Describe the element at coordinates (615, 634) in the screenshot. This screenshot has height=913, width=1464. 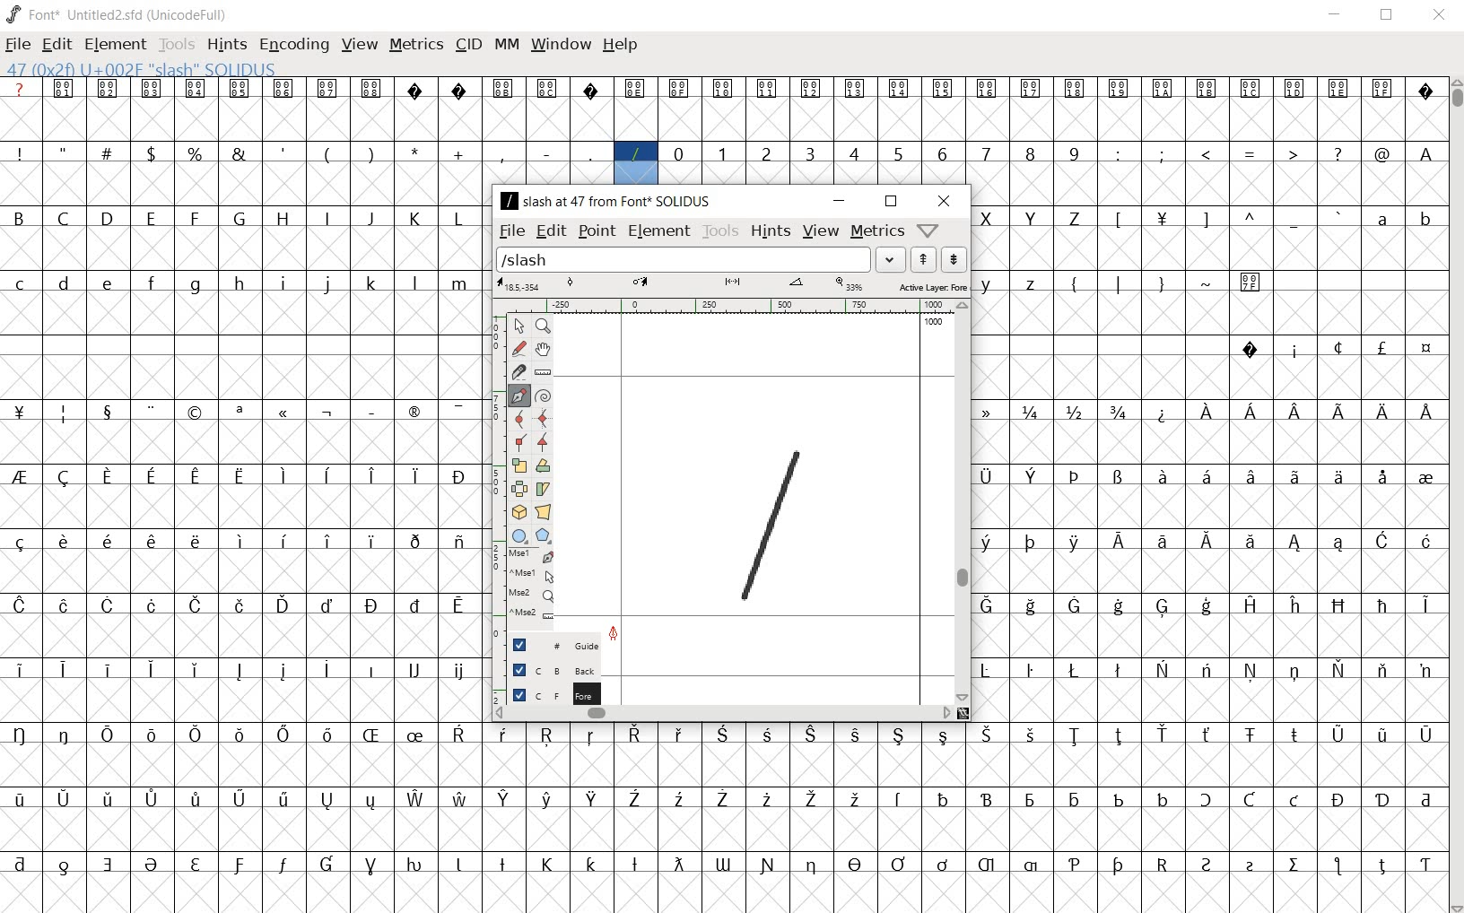
I see `feltpen tool/cursor location` at that location.